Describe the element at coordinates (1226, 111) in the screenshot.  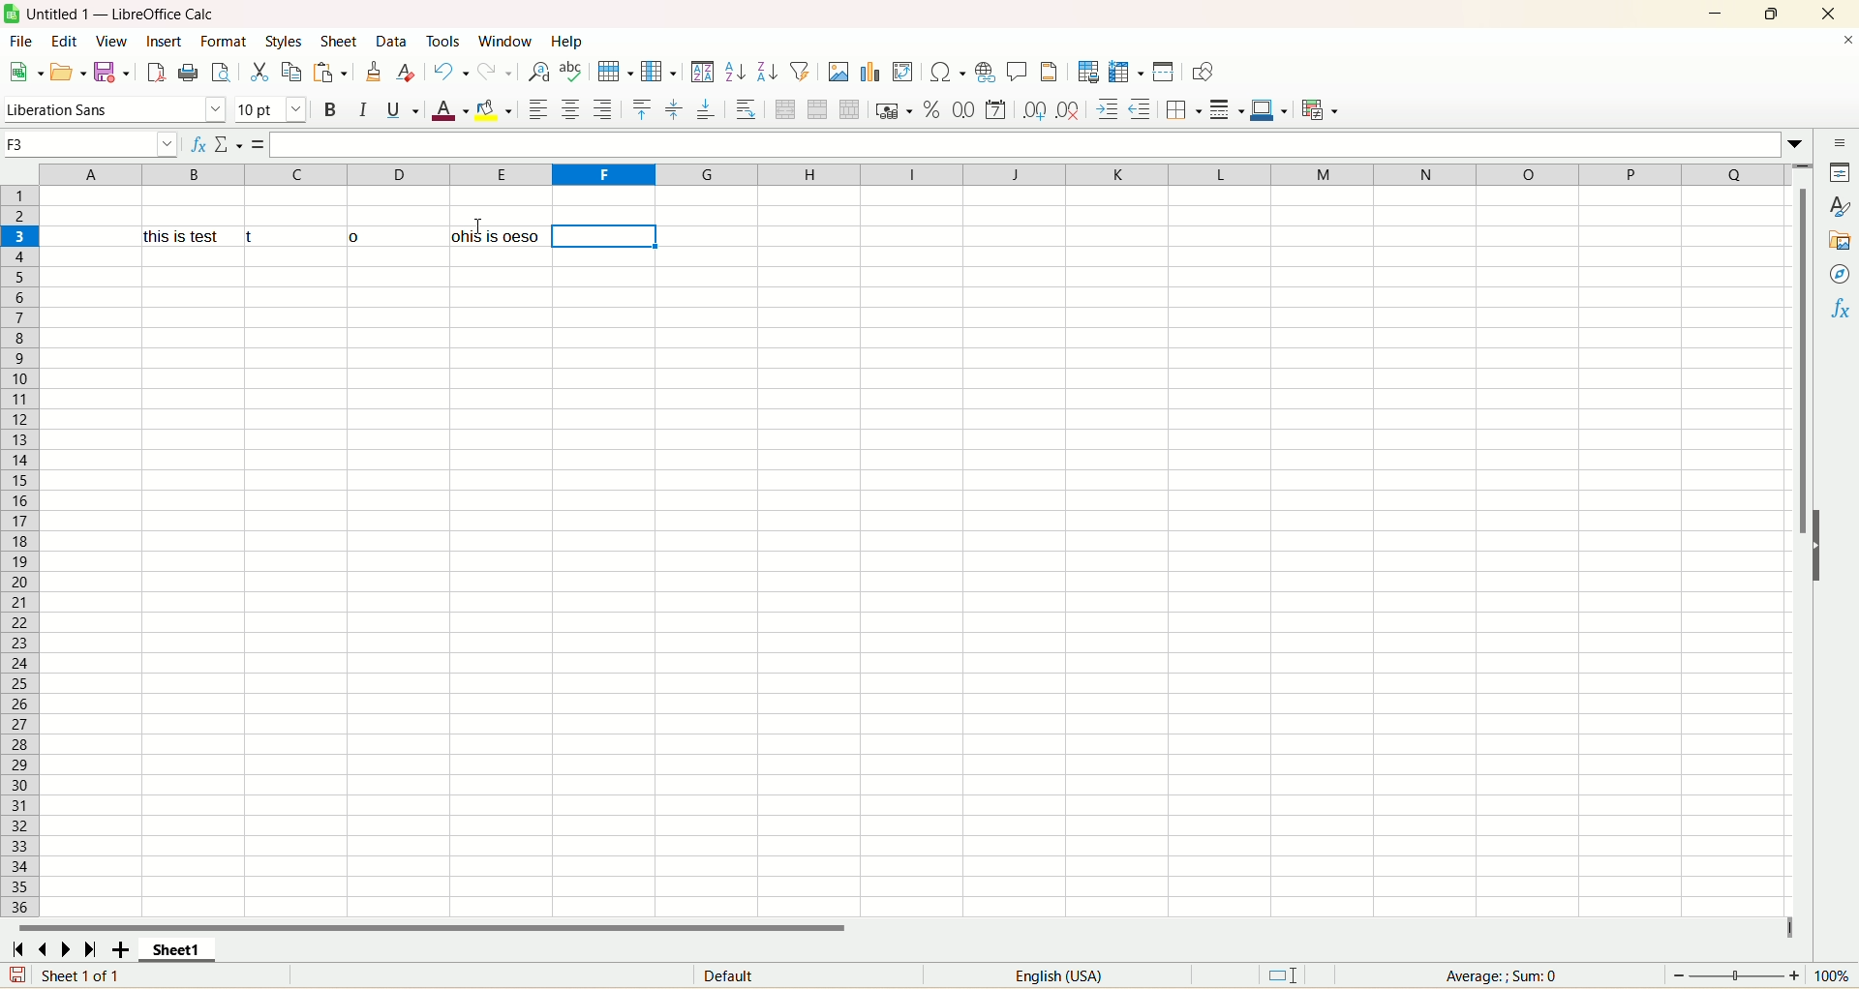
I see `border style` at that location.